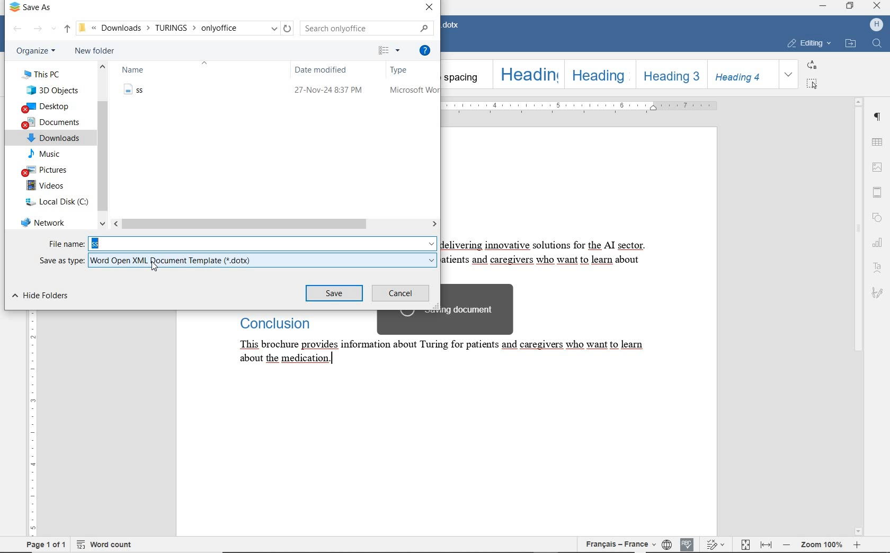  What do you see at coordinates (136, 70) in the screenshot?
I see `NAME` at bounding box center [136, 70].